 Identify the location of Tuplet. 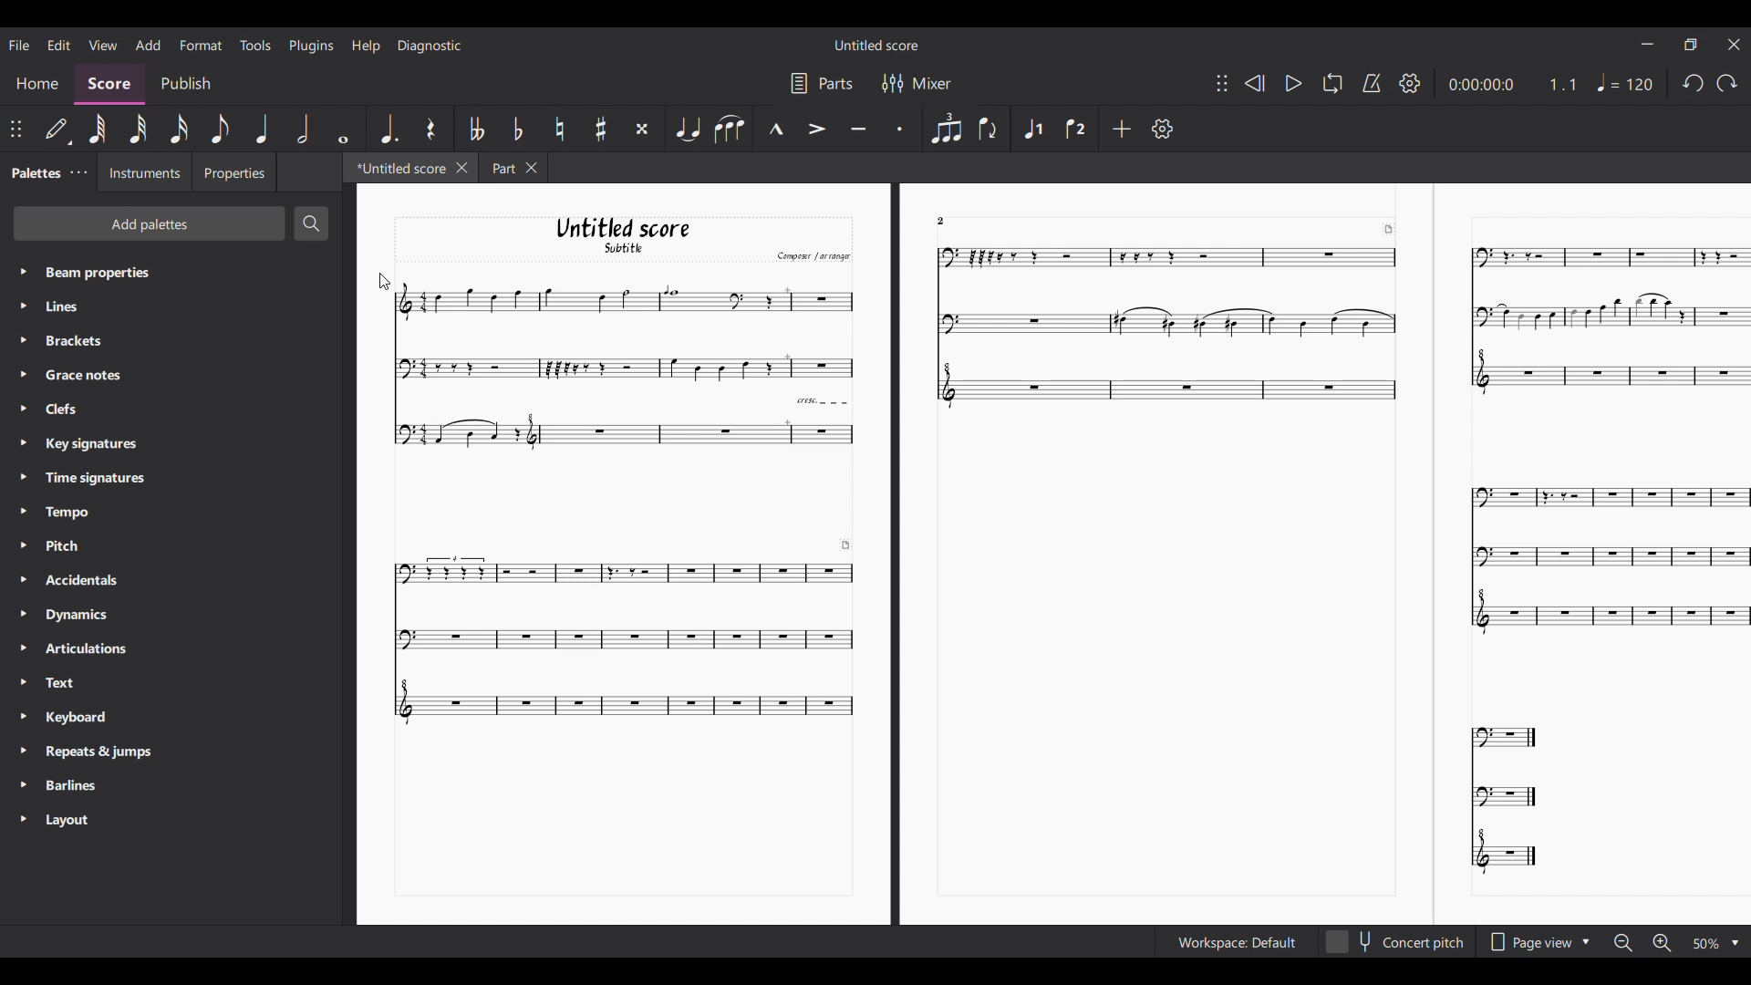
(945, 128).